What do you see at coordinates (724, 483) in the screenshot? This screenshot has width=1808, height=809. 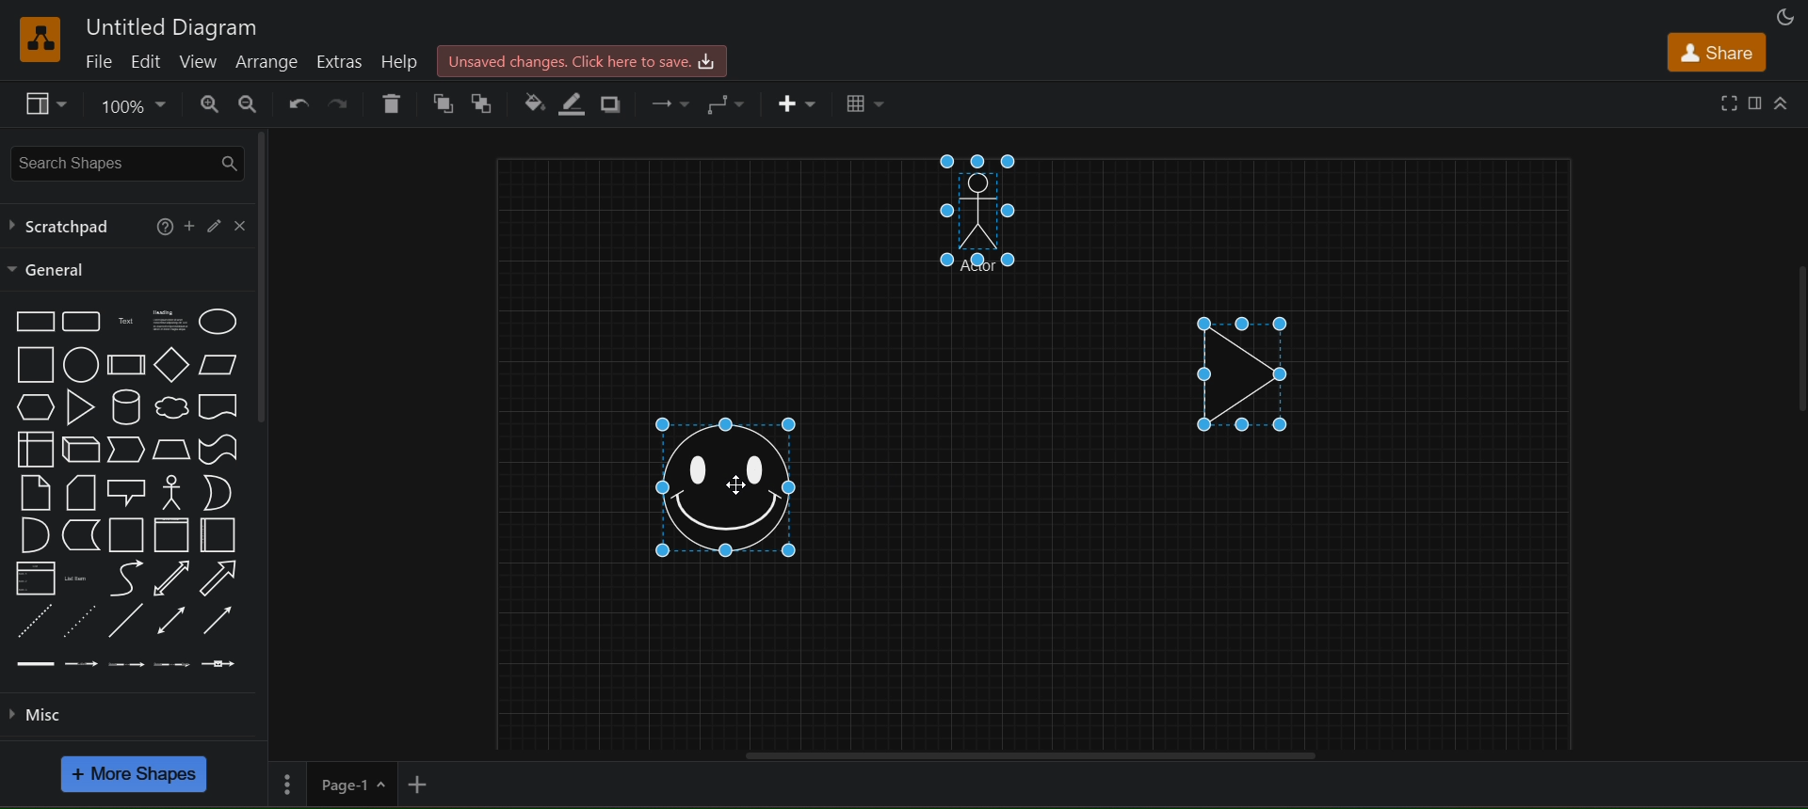 I see `smiley shape` at bounding box center [724, 483].